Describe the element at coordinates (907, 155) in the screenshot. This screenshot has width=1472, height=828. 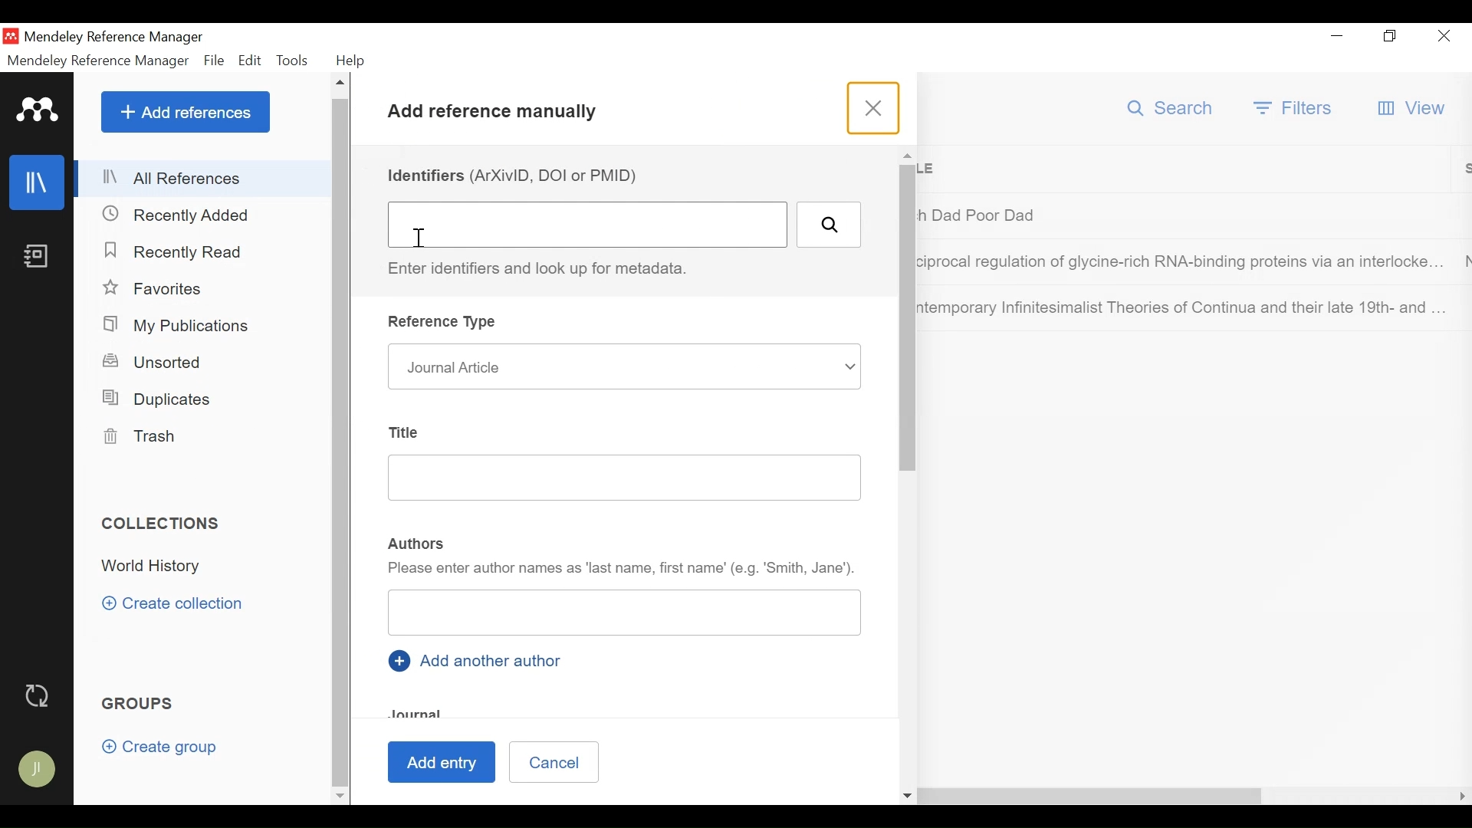
I see `Scroll up` at that location.